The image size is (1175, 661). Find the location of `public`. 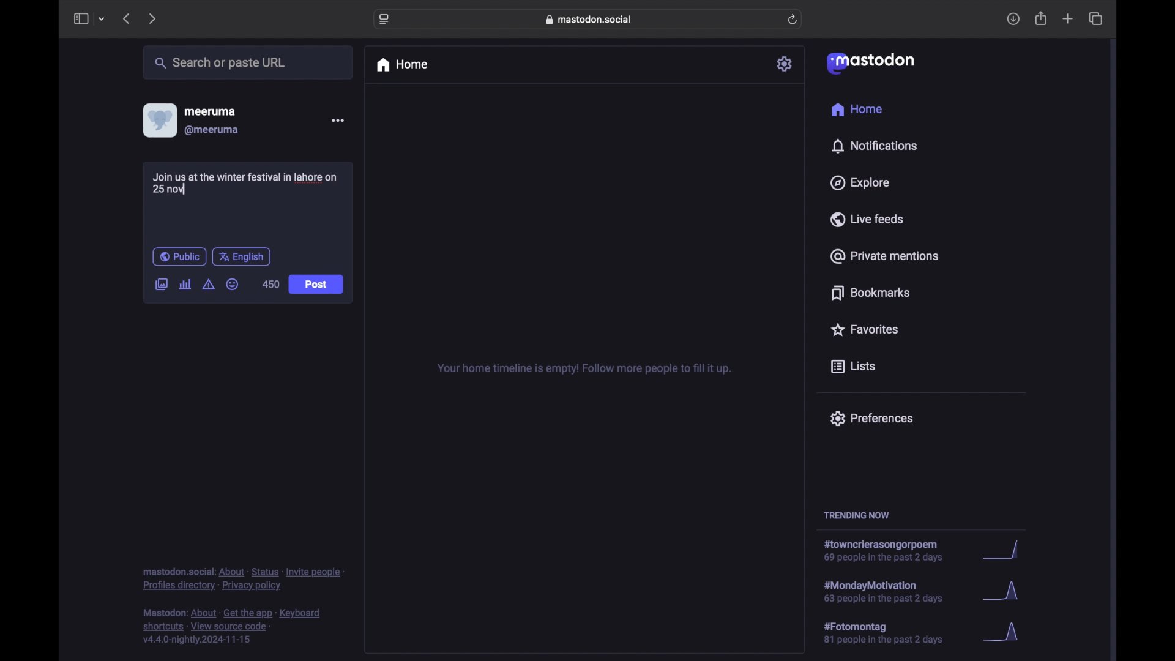

public is located at coordinates (179, 256).